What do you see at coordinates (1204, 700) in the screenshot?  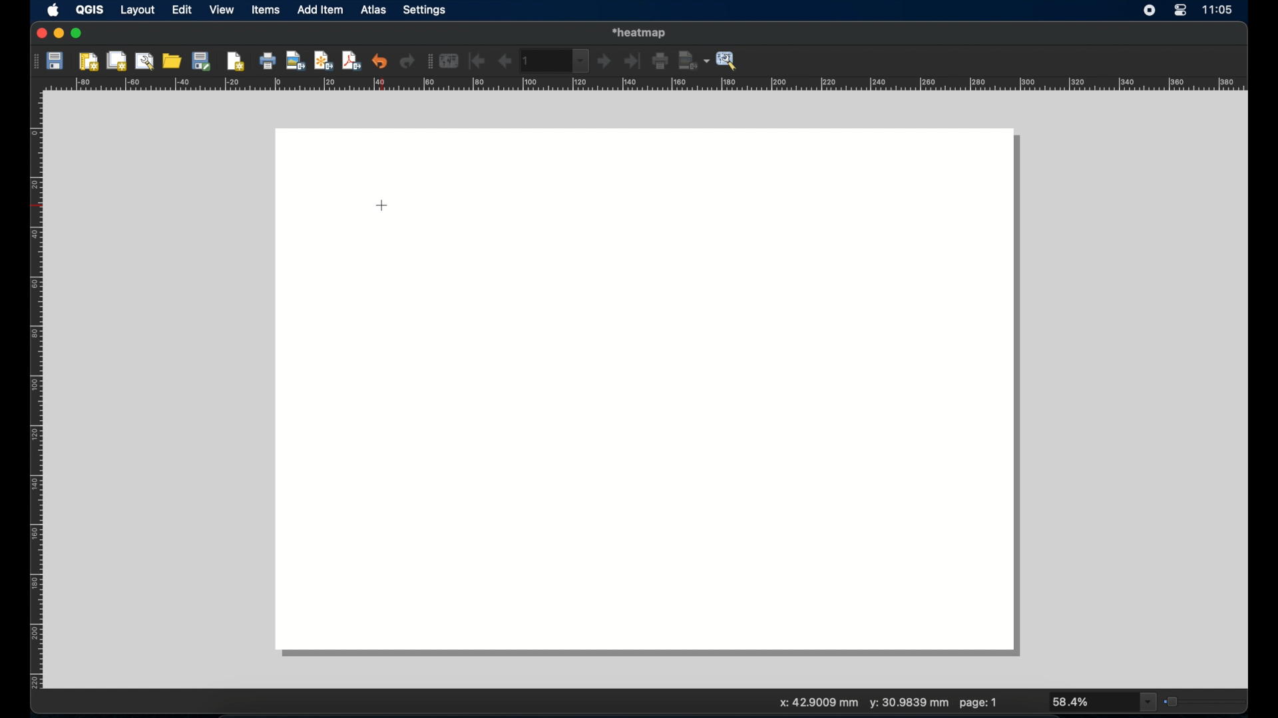 I see `zoom slider` at bounding box center [1204, 700].